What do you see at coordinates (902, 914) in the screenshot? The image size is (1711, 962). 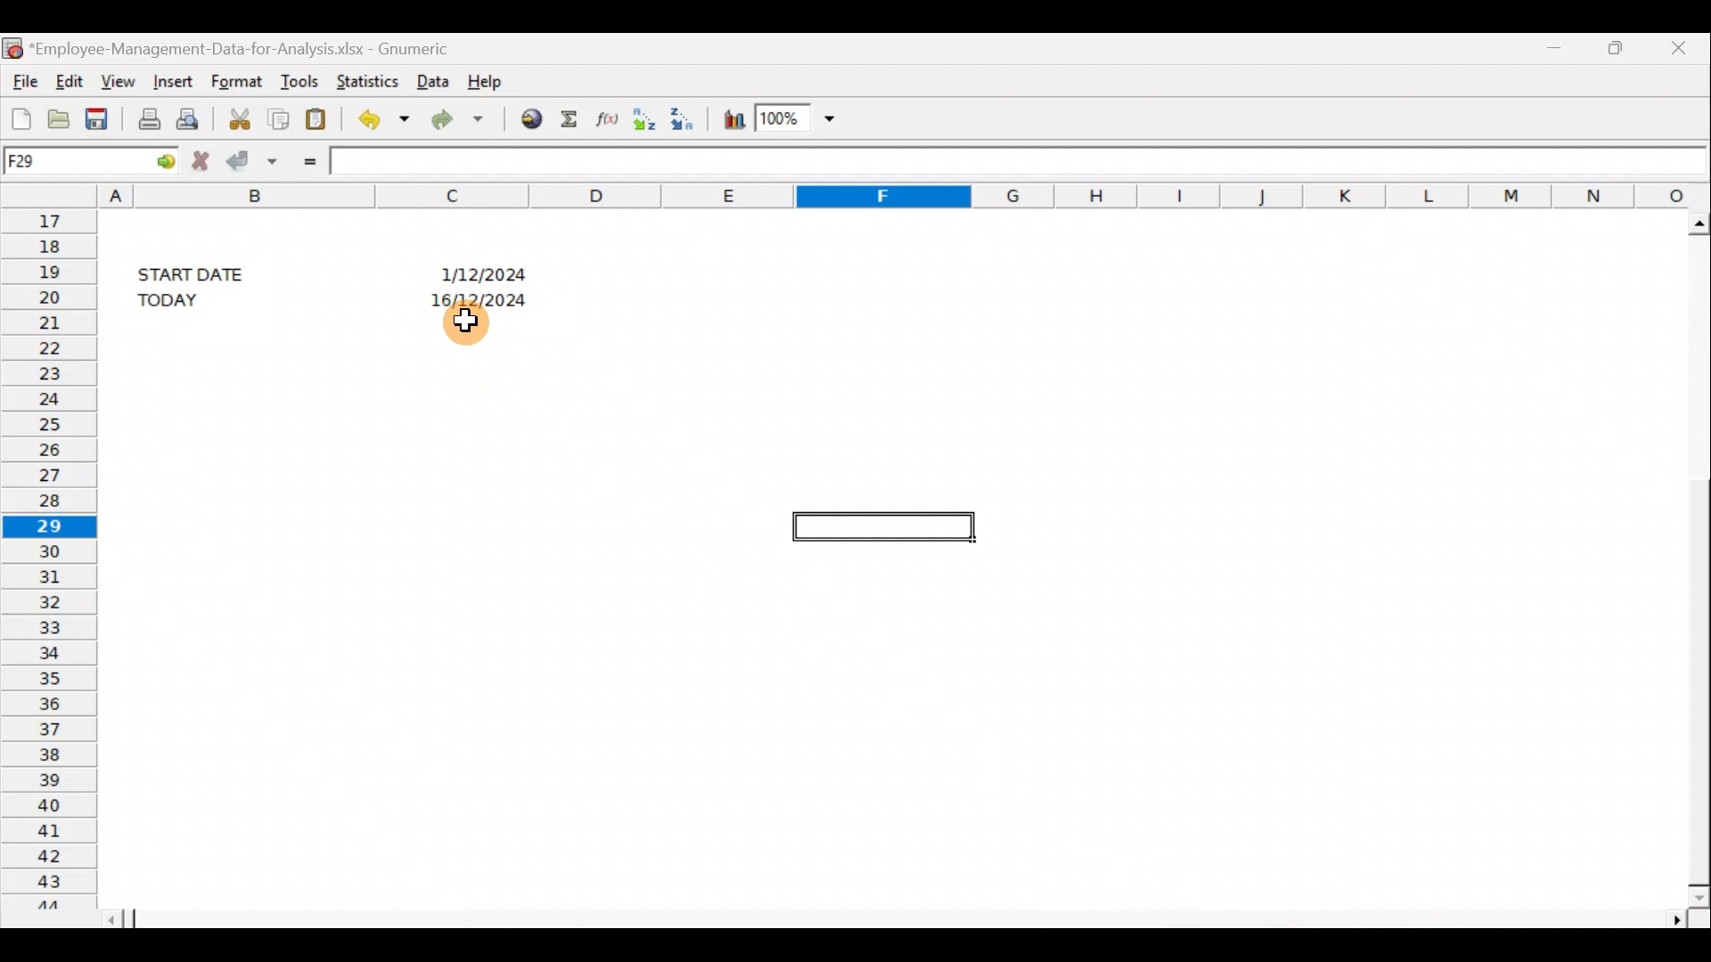 I see `Scroll bar` at bounding box center [902, 914].